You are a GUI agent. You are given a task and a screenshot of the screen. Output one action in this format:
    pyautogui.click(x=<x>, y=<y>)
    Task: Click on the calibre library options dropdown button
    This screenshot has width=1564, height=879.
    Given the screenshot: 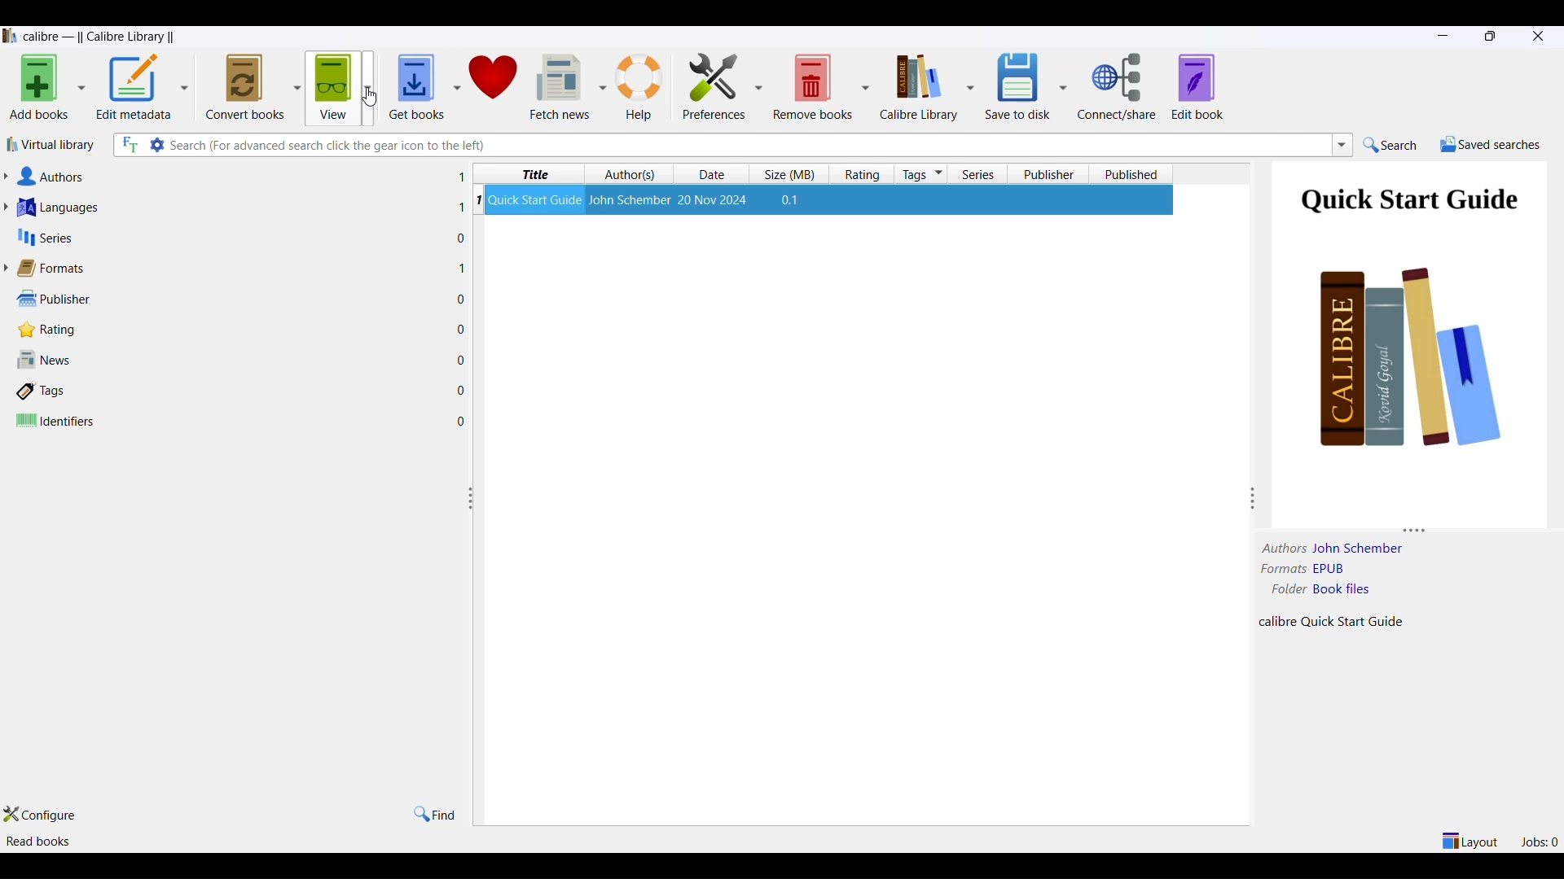 What is the action you would take?
    pyautogui.click(x=969, y=87)
    